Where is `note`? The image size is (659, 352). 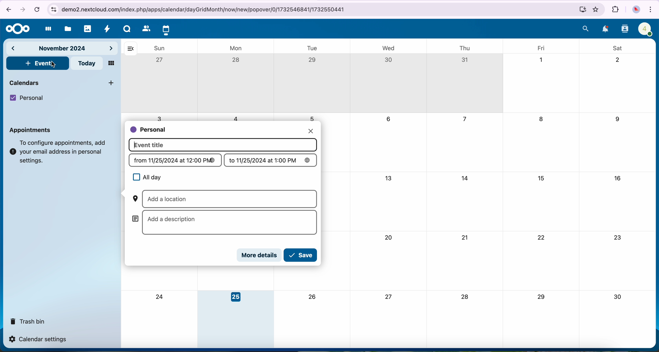 note is located at coordinates (59, 152).